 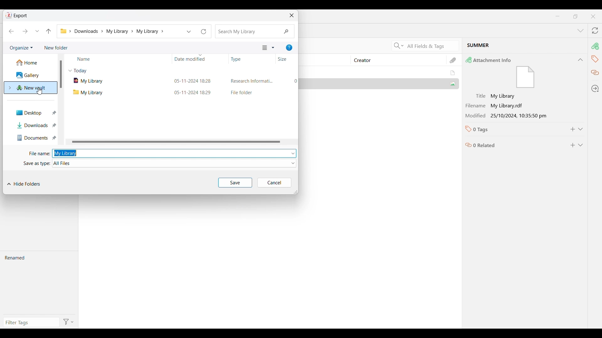 What do you see at coordinates (581, 145) in the screenshot?
I see `Expand` at bounding box center [581, 145].